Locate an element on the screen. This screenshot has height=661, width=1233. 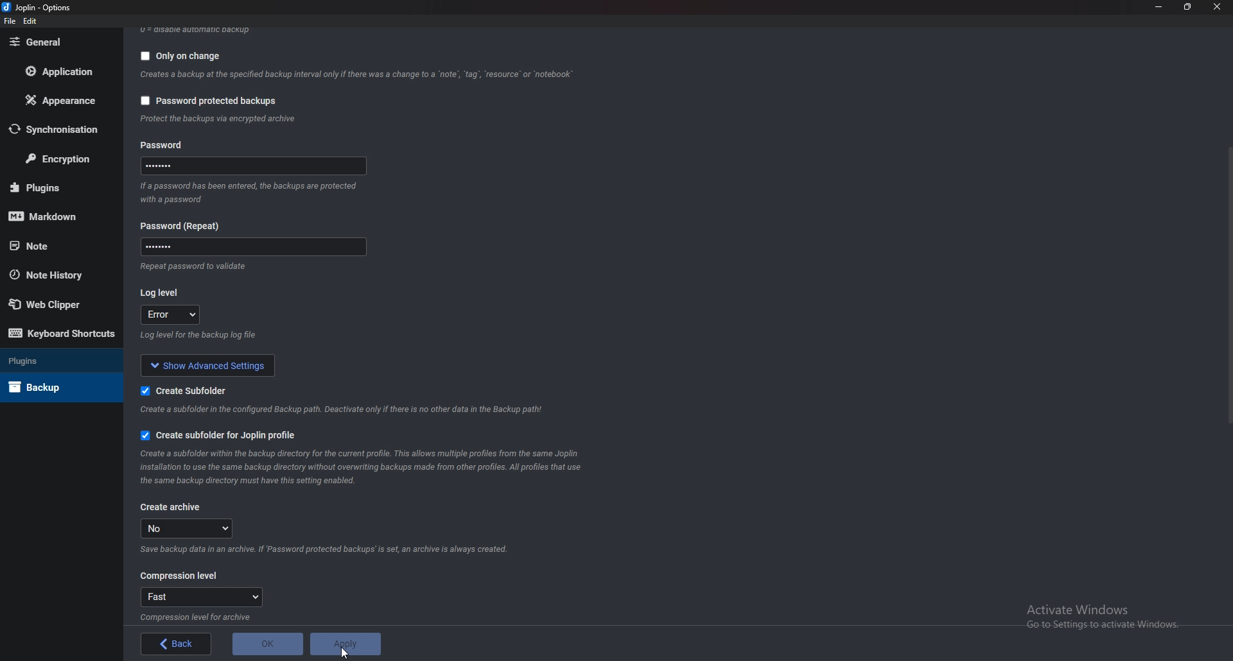
Back up is located at coordinates (48, 387).